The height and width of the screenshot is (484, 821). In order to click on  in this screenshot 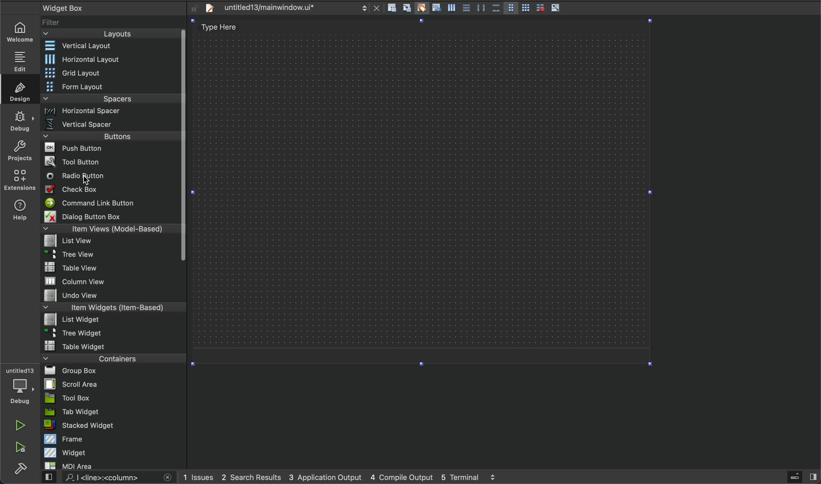, I will do `click(481, 8)`.